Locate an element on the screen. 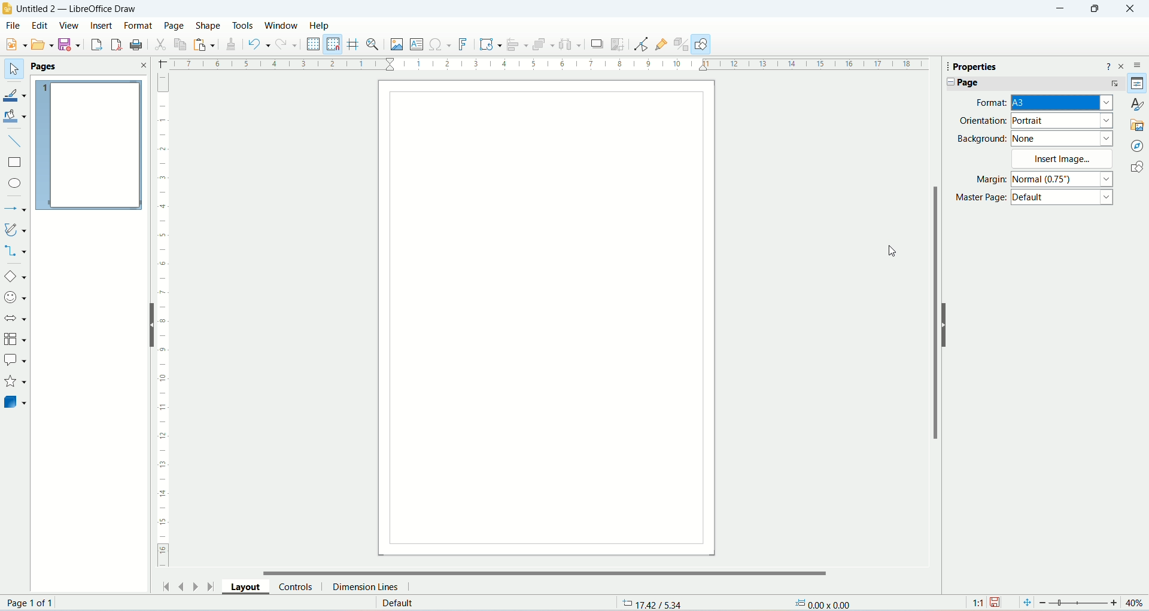 The height and width of the screenshot is (611, 1149). crop image is located at coordinates (618, 44).